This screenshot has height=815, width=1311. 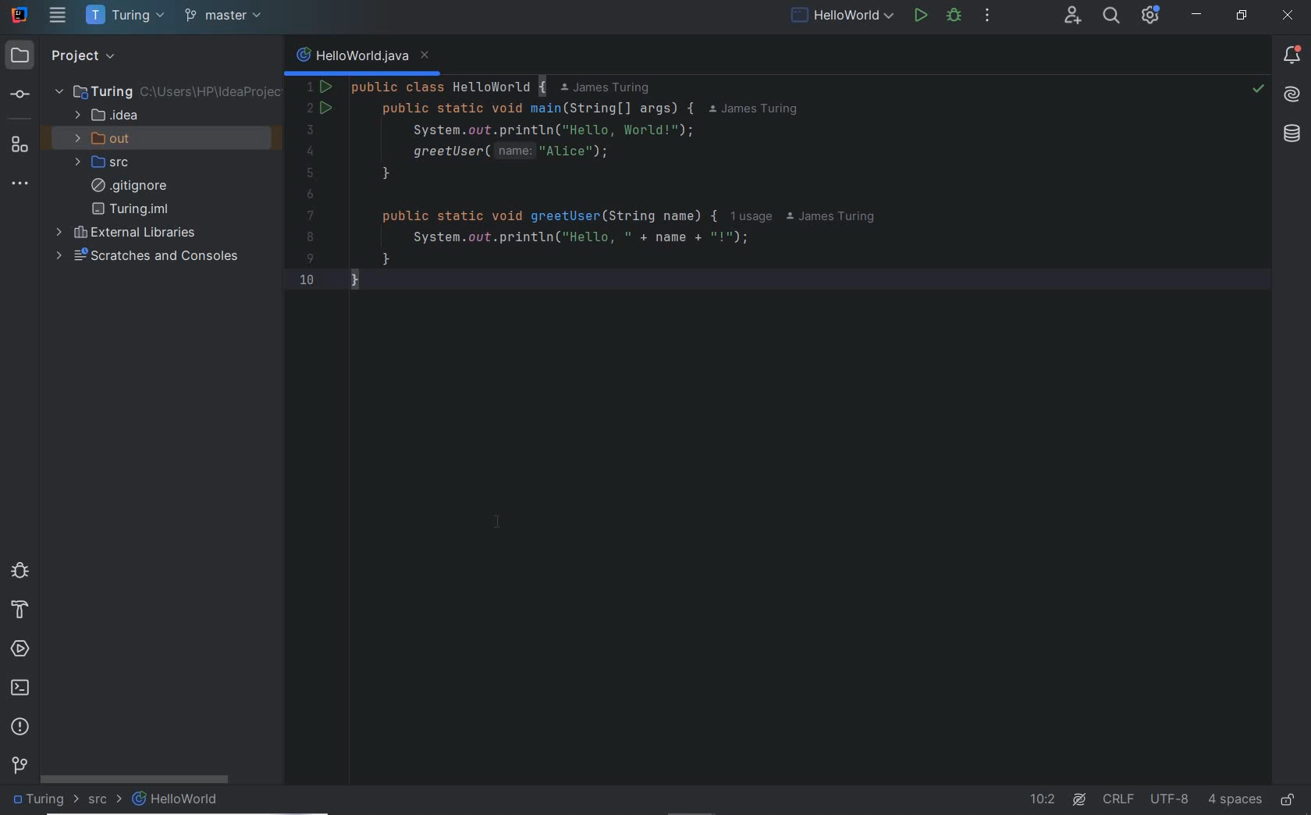 I want to click on RESTORE DOWN, so click(x=1242, y=17).